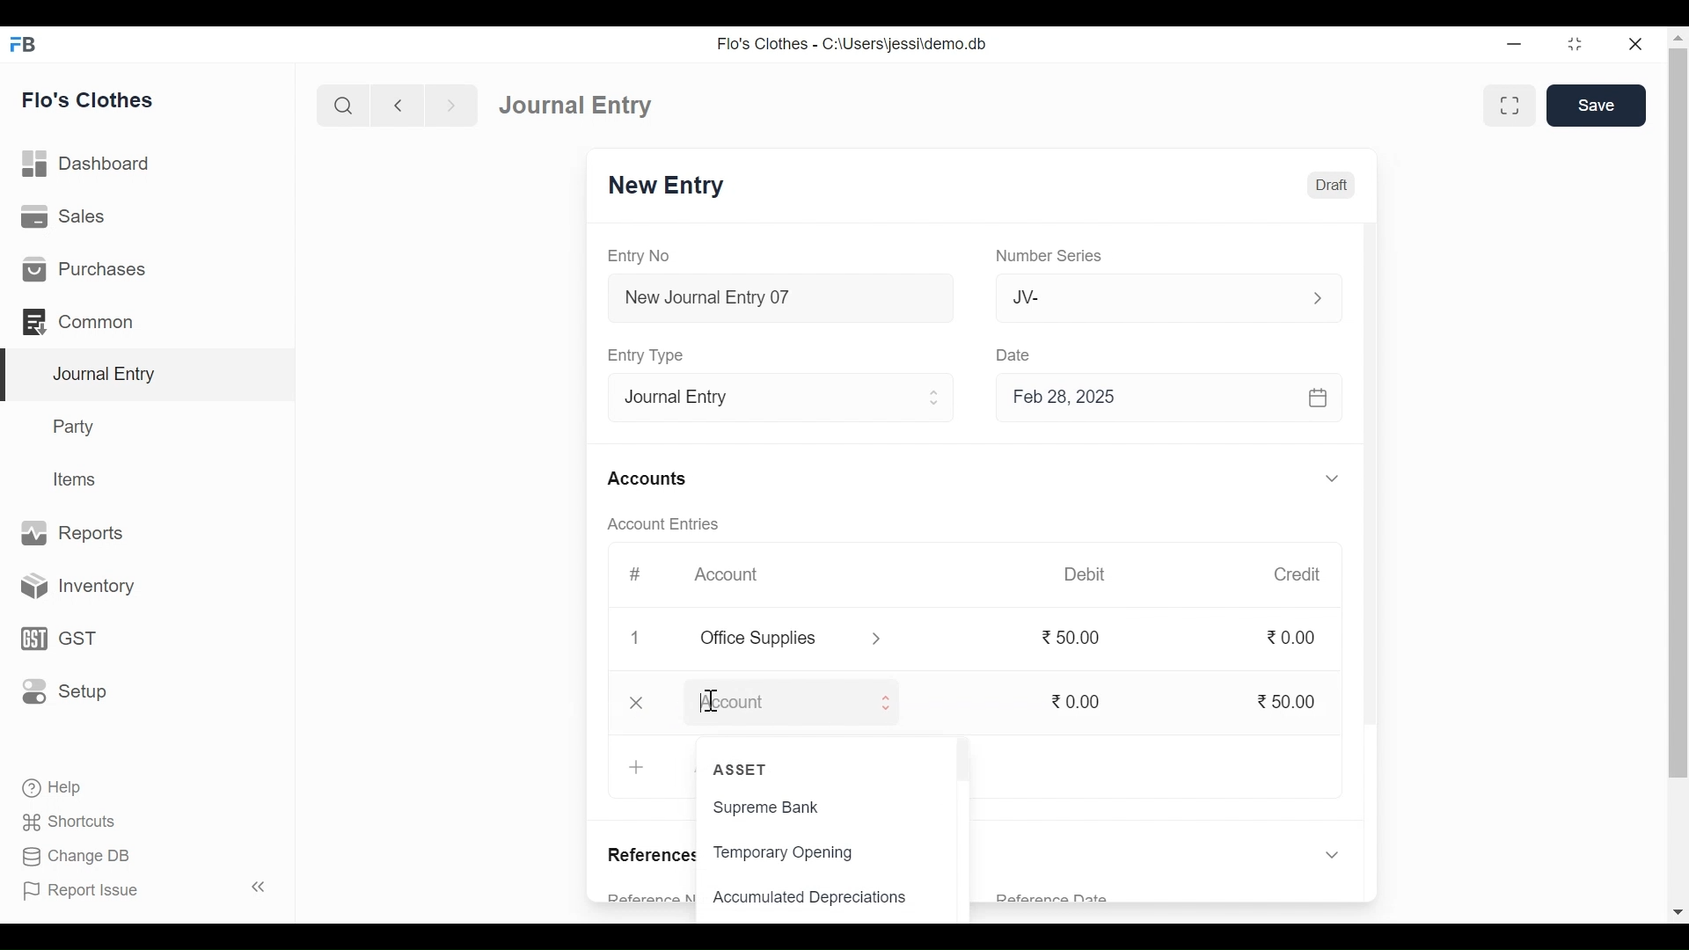 This screenshot has height=950, width=1689. Describe the element at coordinates (77, 426) in the screenshot. I see `Party` at that location.